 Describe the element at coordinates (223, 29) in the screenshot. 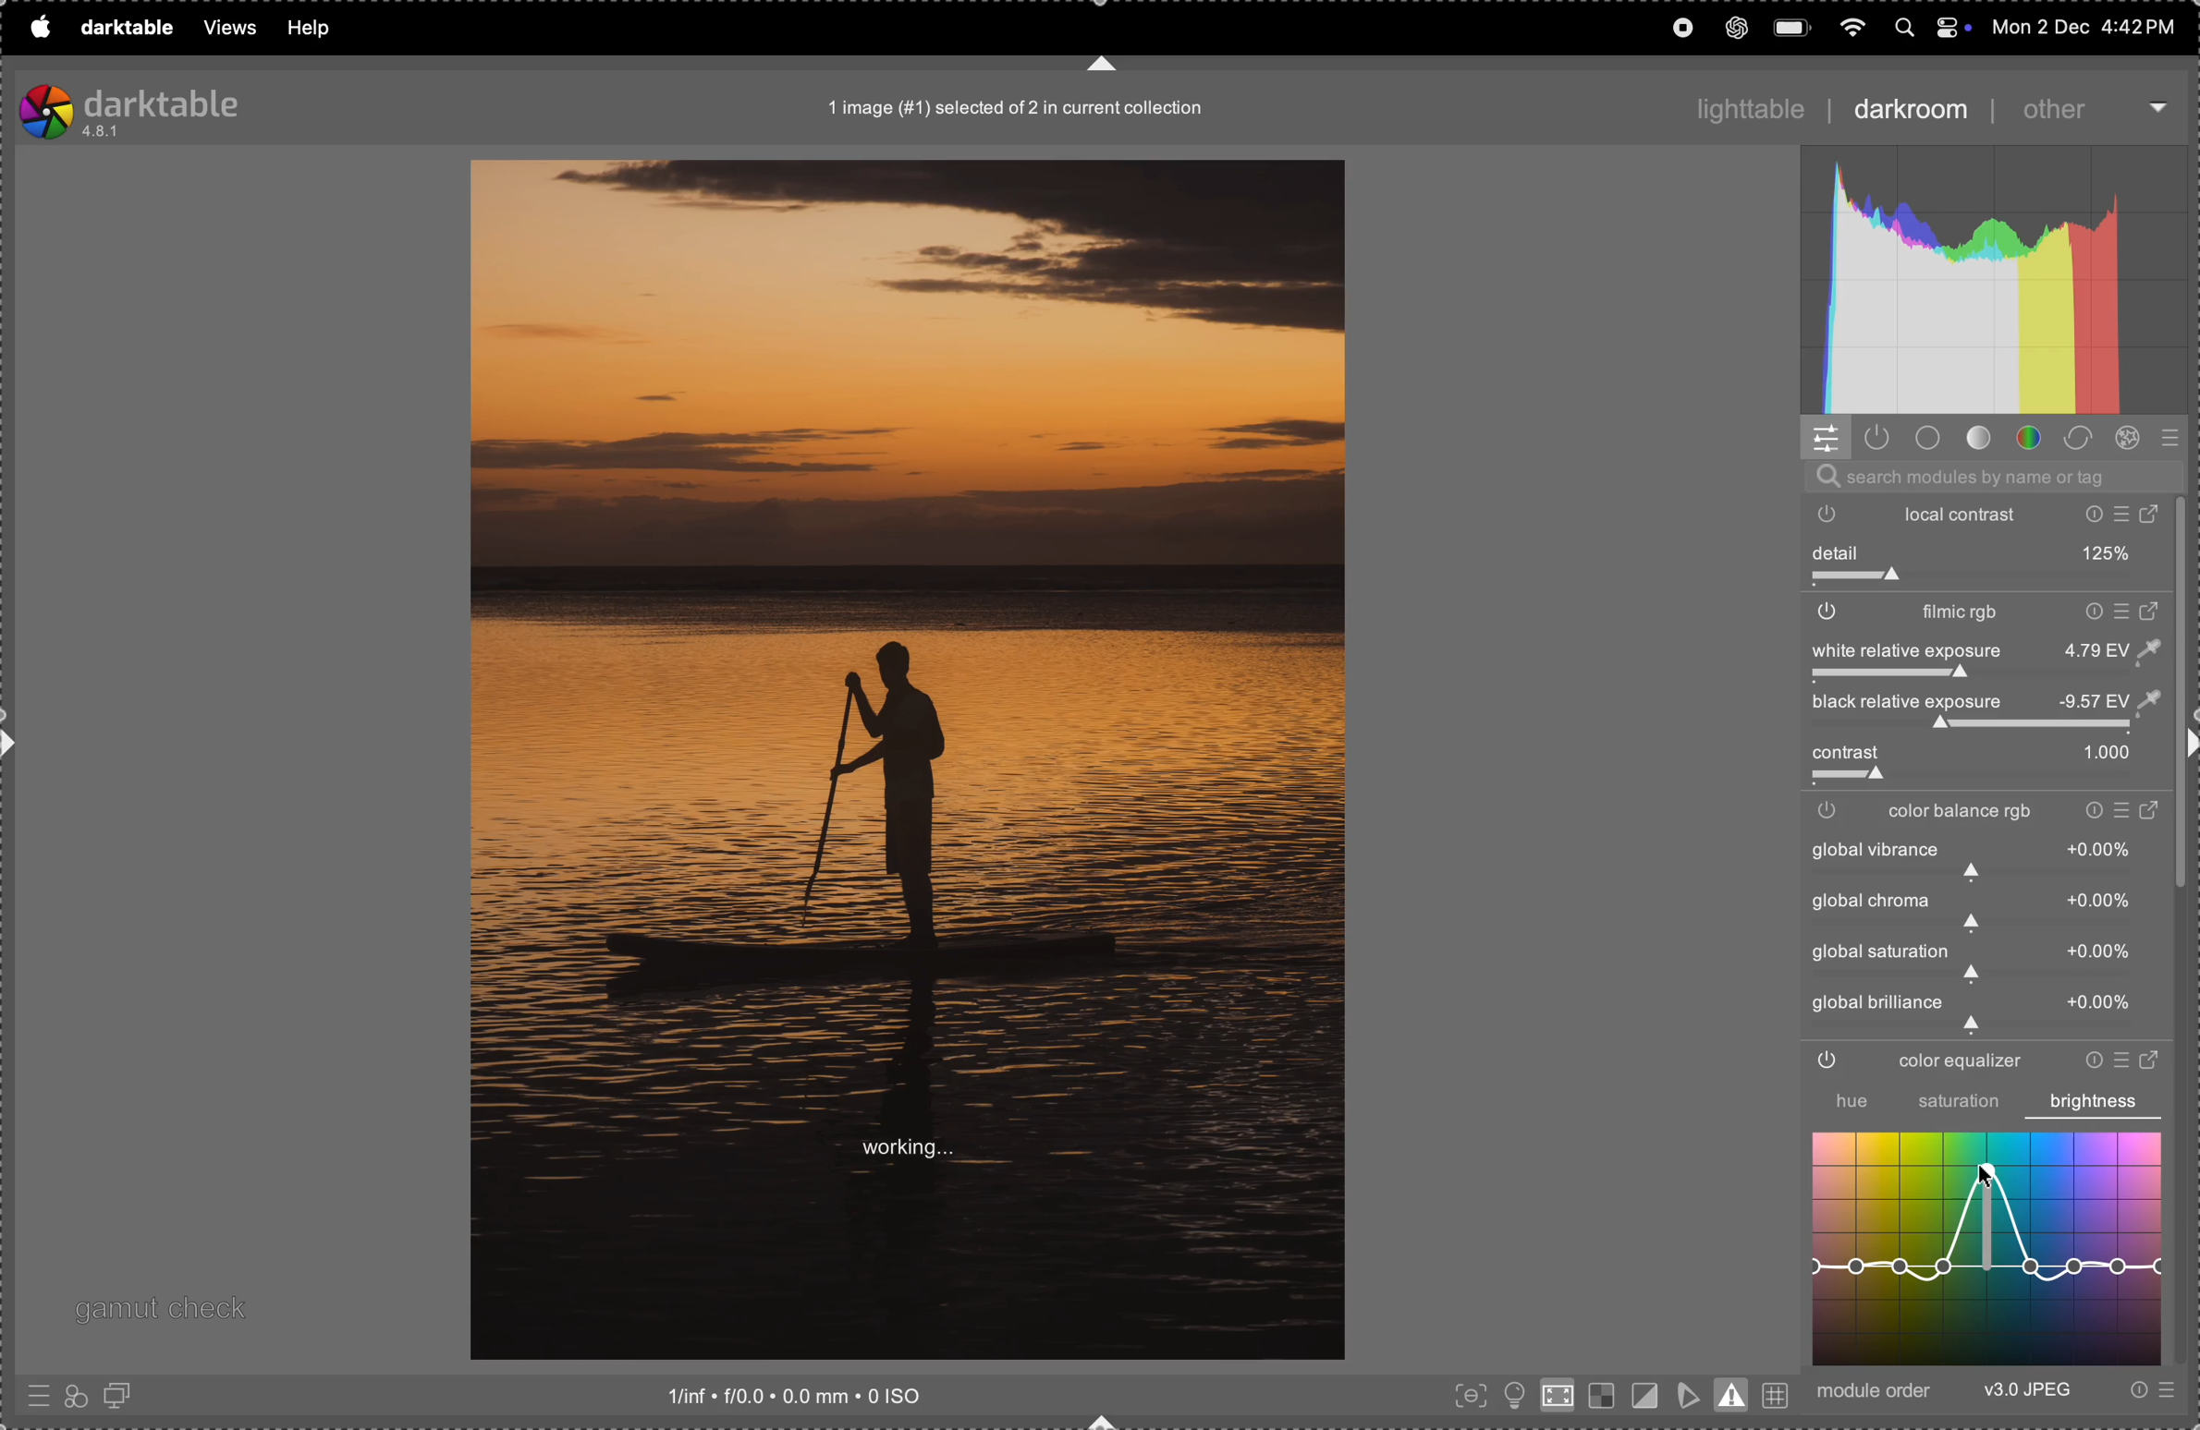

I see `views` at that location.